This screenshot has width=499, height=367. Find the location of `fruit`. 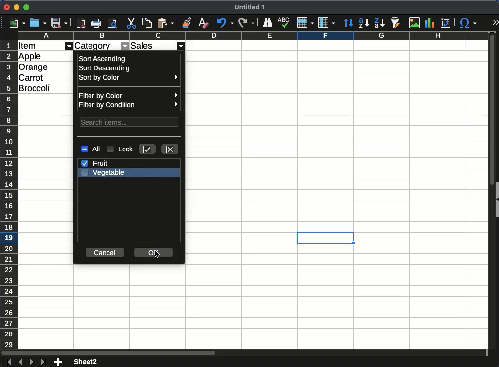

fruit is located at coordinates (96, 164).